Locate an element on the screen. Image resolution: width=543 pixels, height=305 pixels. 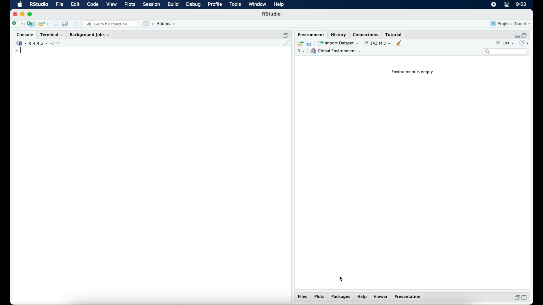
minimzie is located at coordinates (22, 14).